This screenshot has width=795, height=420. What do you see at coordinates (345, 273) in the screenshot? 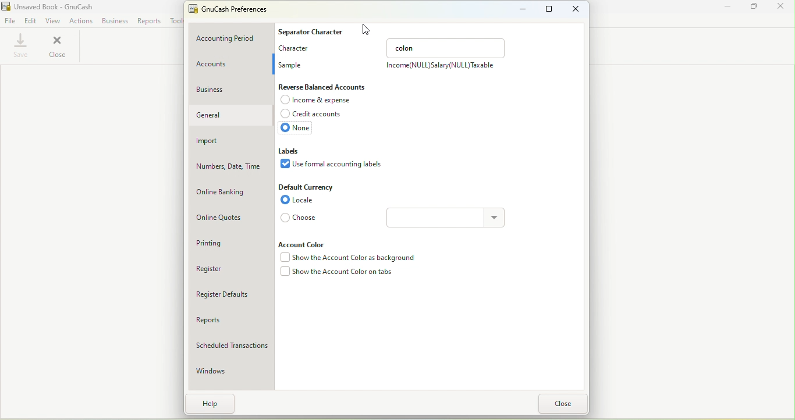
I see `Show the account color on tabs` at bounding box center [345, 273].